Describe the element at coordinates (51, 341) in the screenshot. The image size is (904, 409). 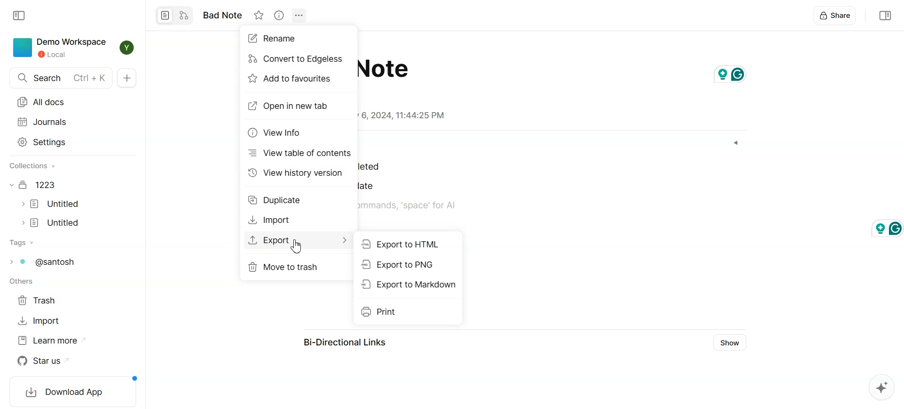
I see `Learn more` at that location.